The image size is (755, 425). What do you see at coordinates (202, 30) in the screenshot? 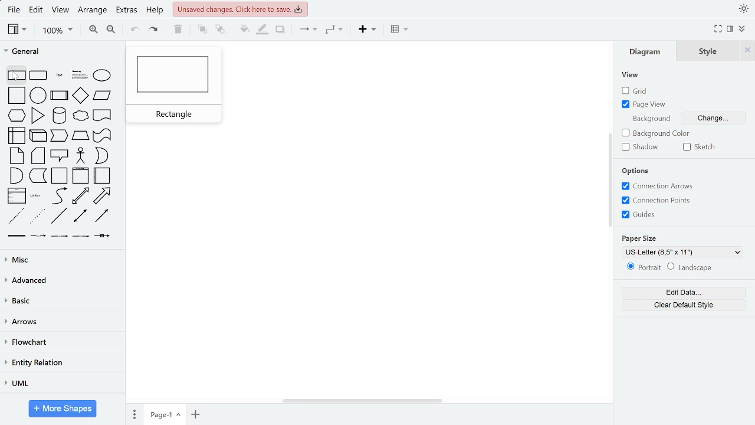
I see `to front` at bounding box center [202, 30].